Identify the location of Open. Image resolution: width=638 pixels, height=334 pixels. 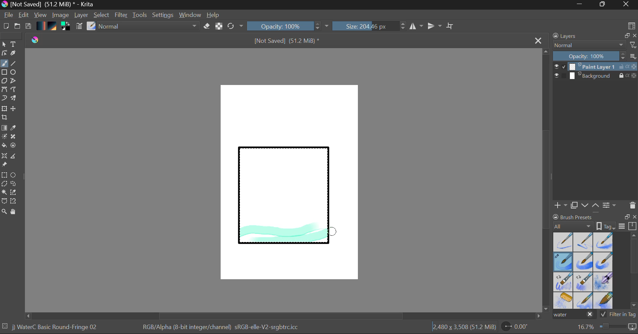
(18, 27).